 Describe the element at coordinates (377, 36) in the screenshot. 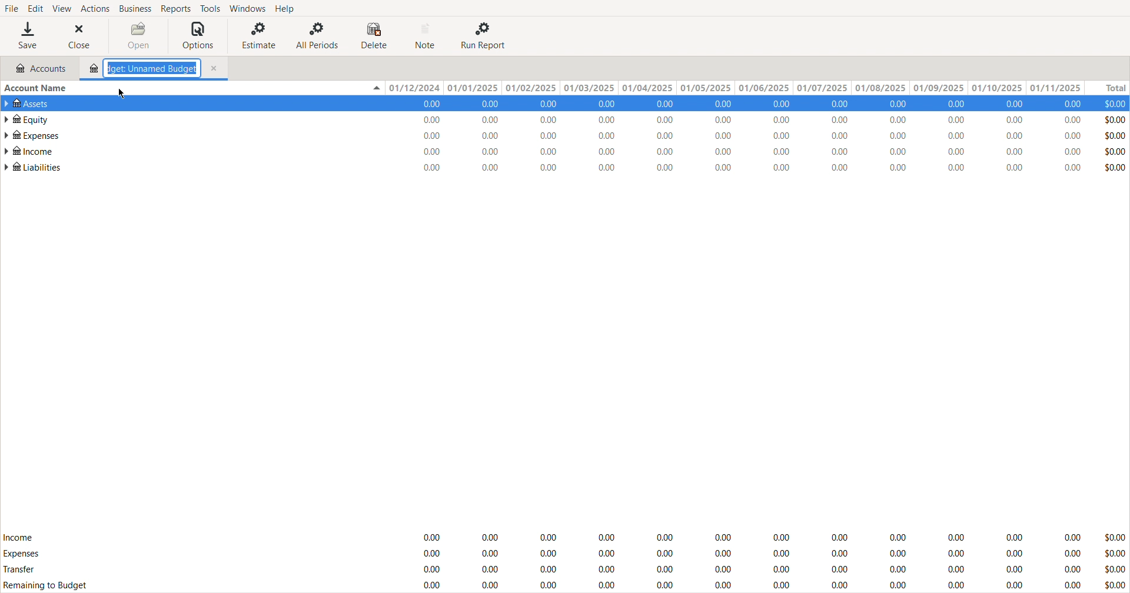

I see `Delete` at that location.